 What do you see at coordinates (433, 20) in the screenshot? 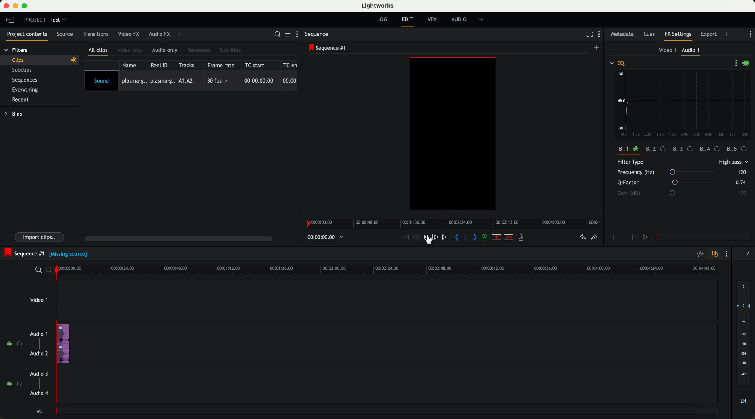
I see `VFX` at bounding box center [433, 20].